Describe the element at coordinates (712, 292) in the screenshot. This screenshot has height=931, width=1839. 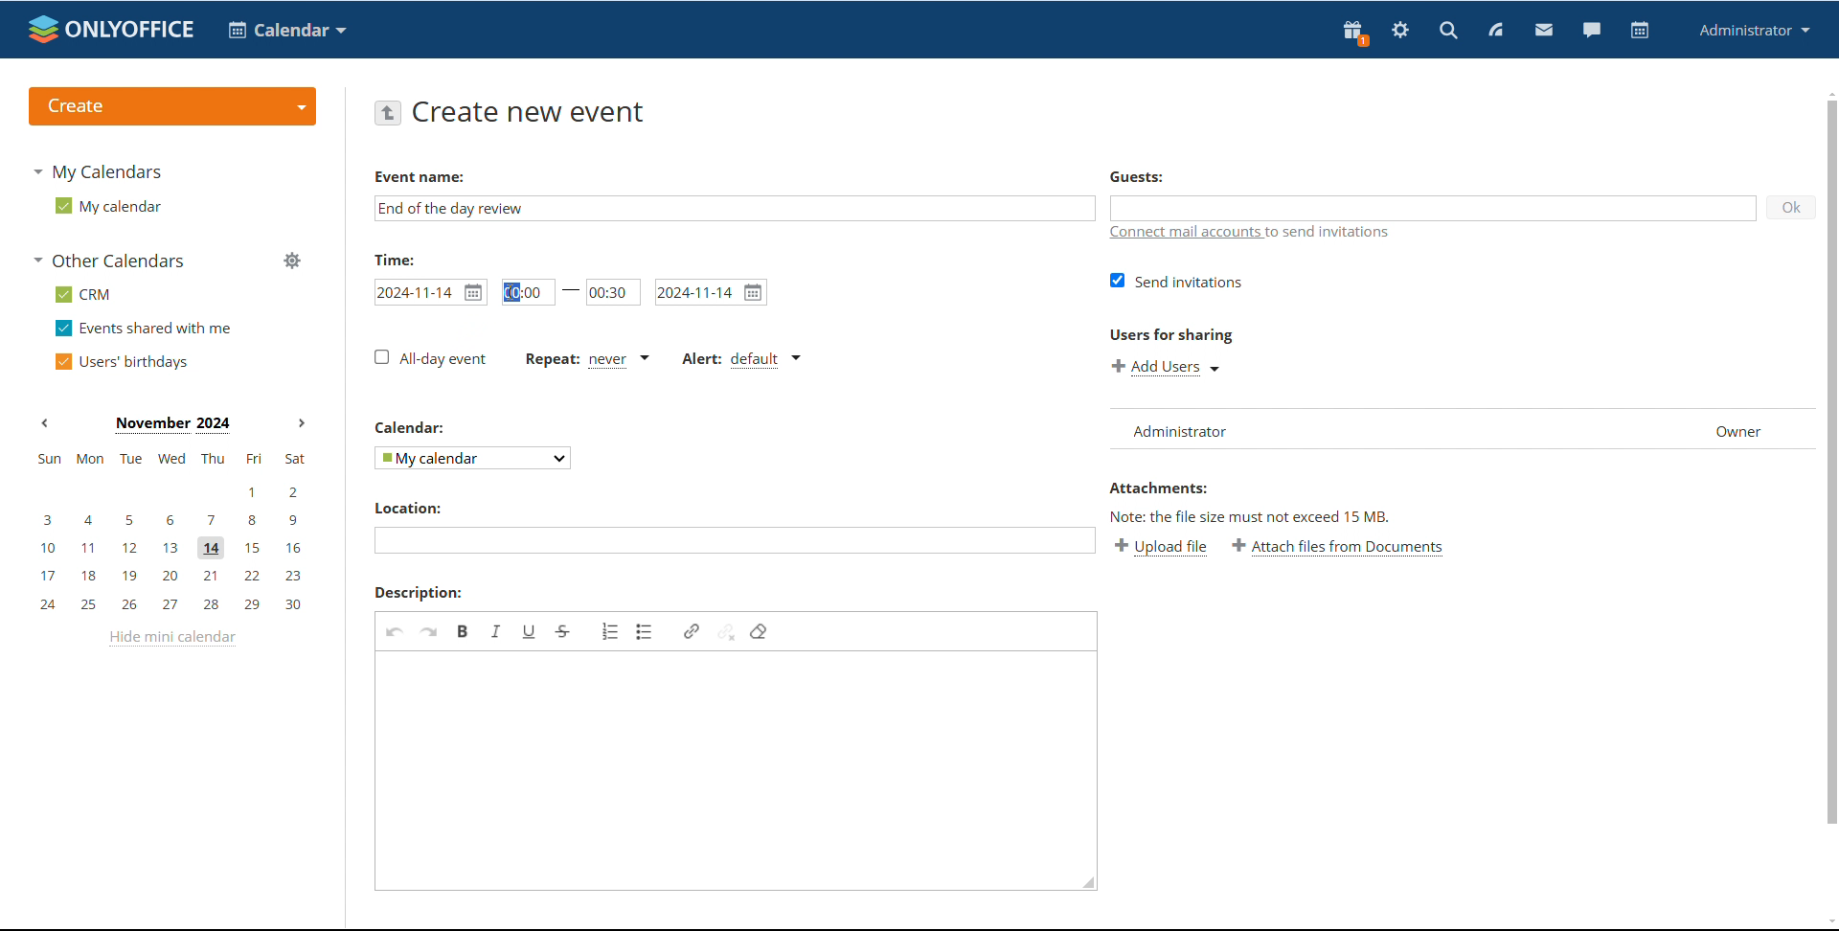
I see `set end date` at that location.